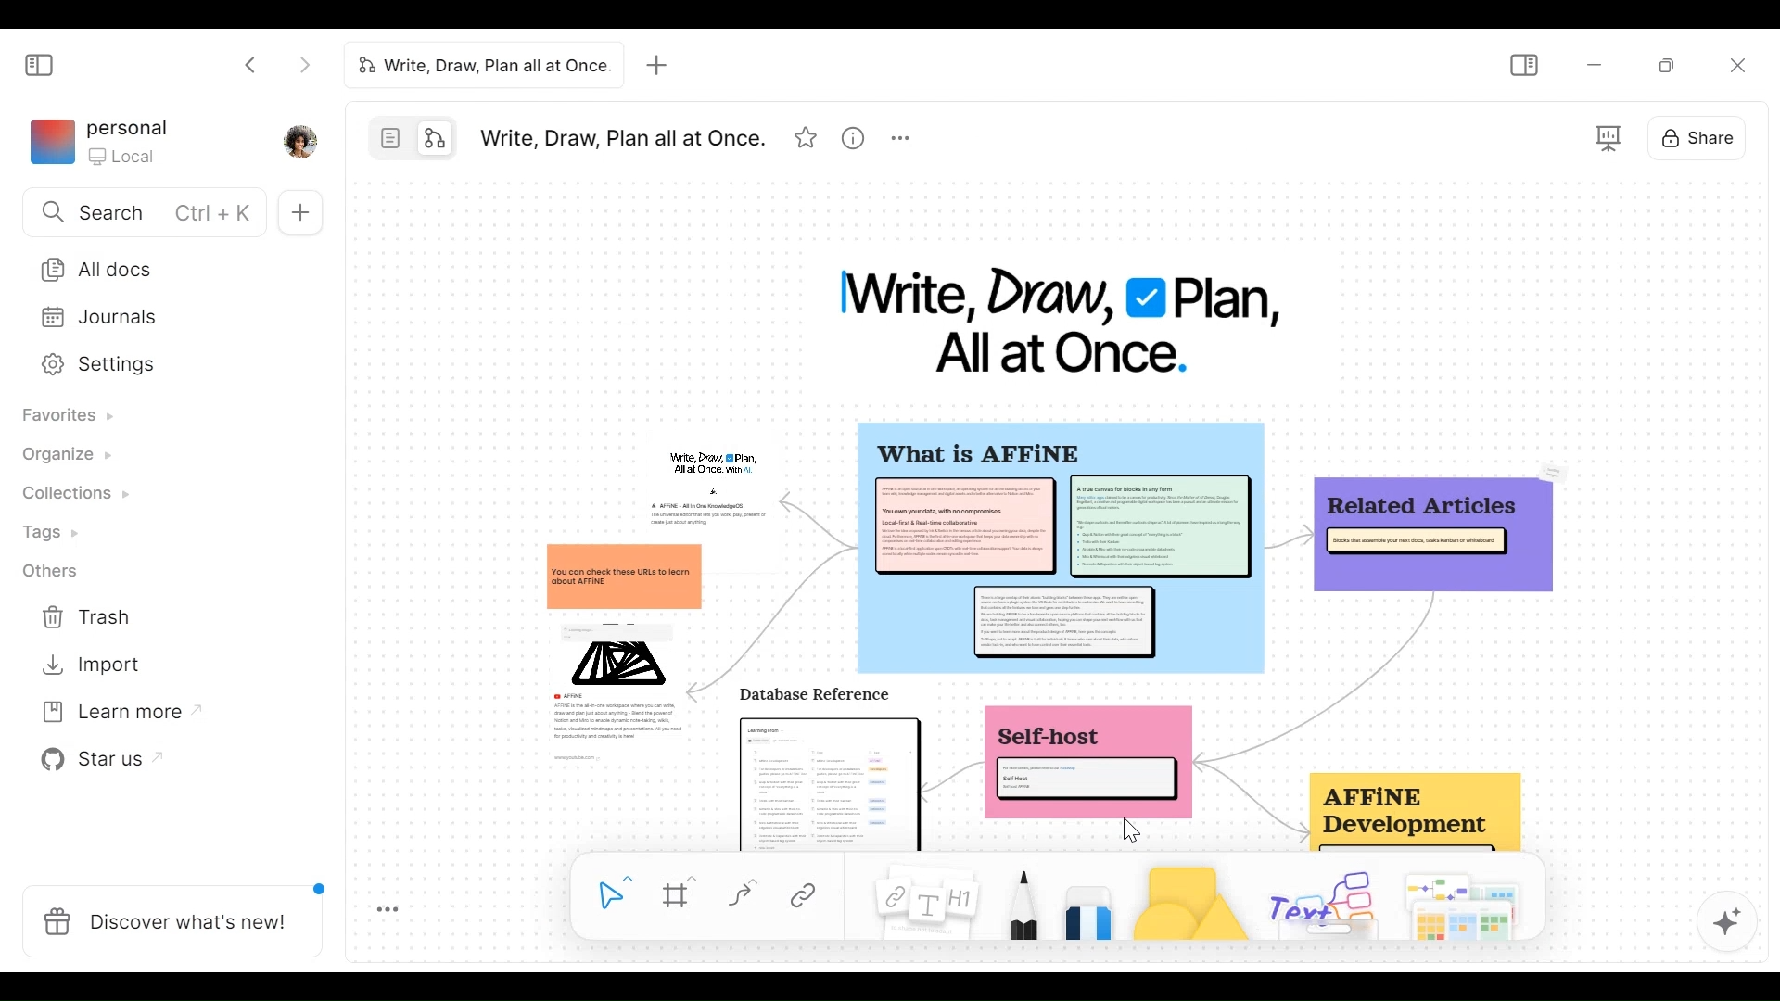 This screenshot has height=1001, width=1780. I want to click on Trash, so click(82, 620).